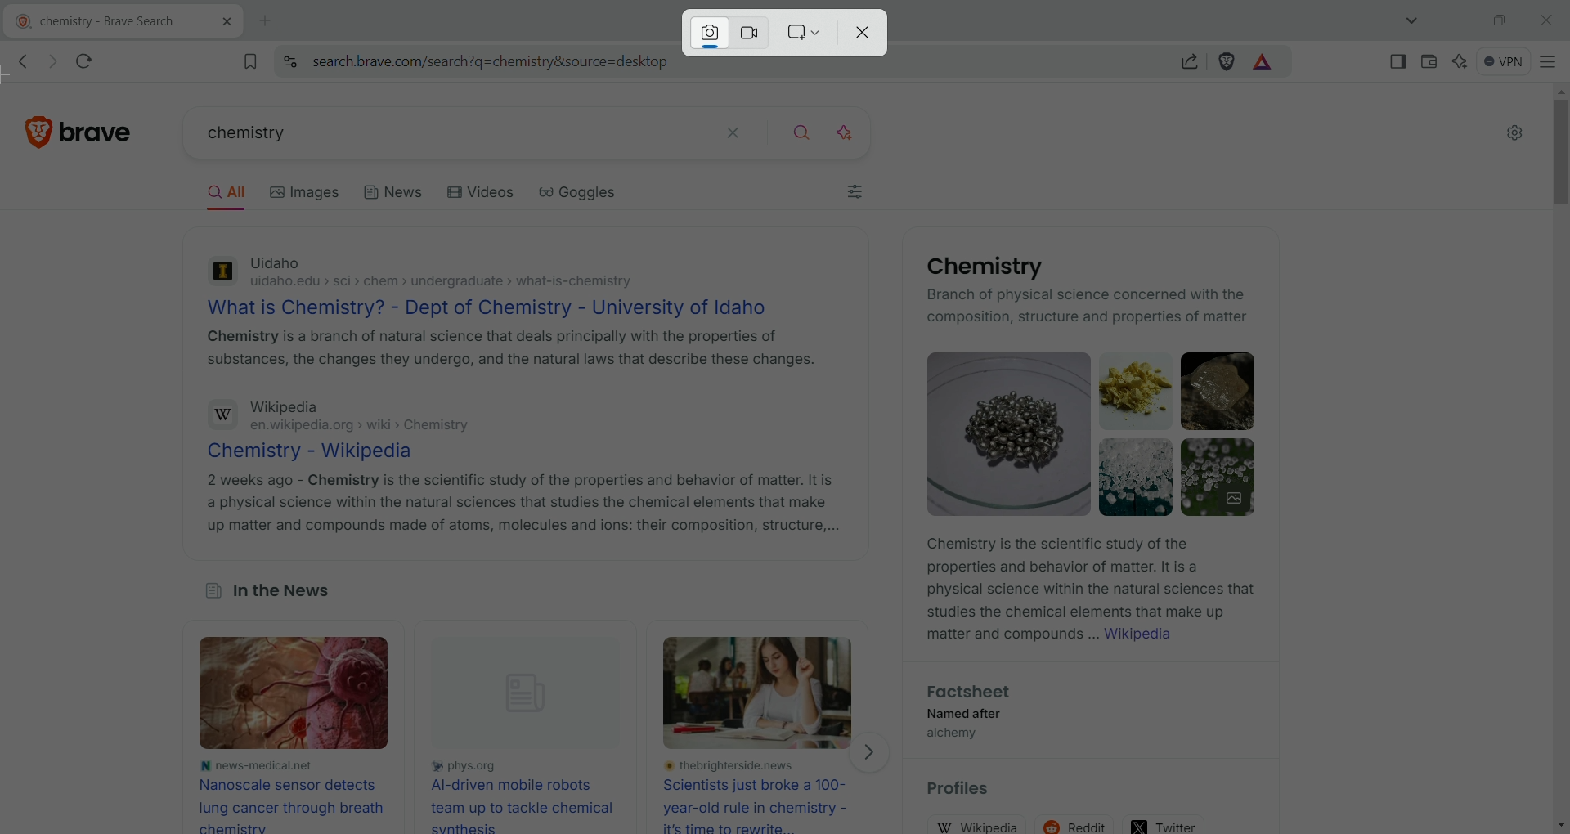 This screenshot has width=1570, height=834. I want to click on wallet, so click(1426, 60).